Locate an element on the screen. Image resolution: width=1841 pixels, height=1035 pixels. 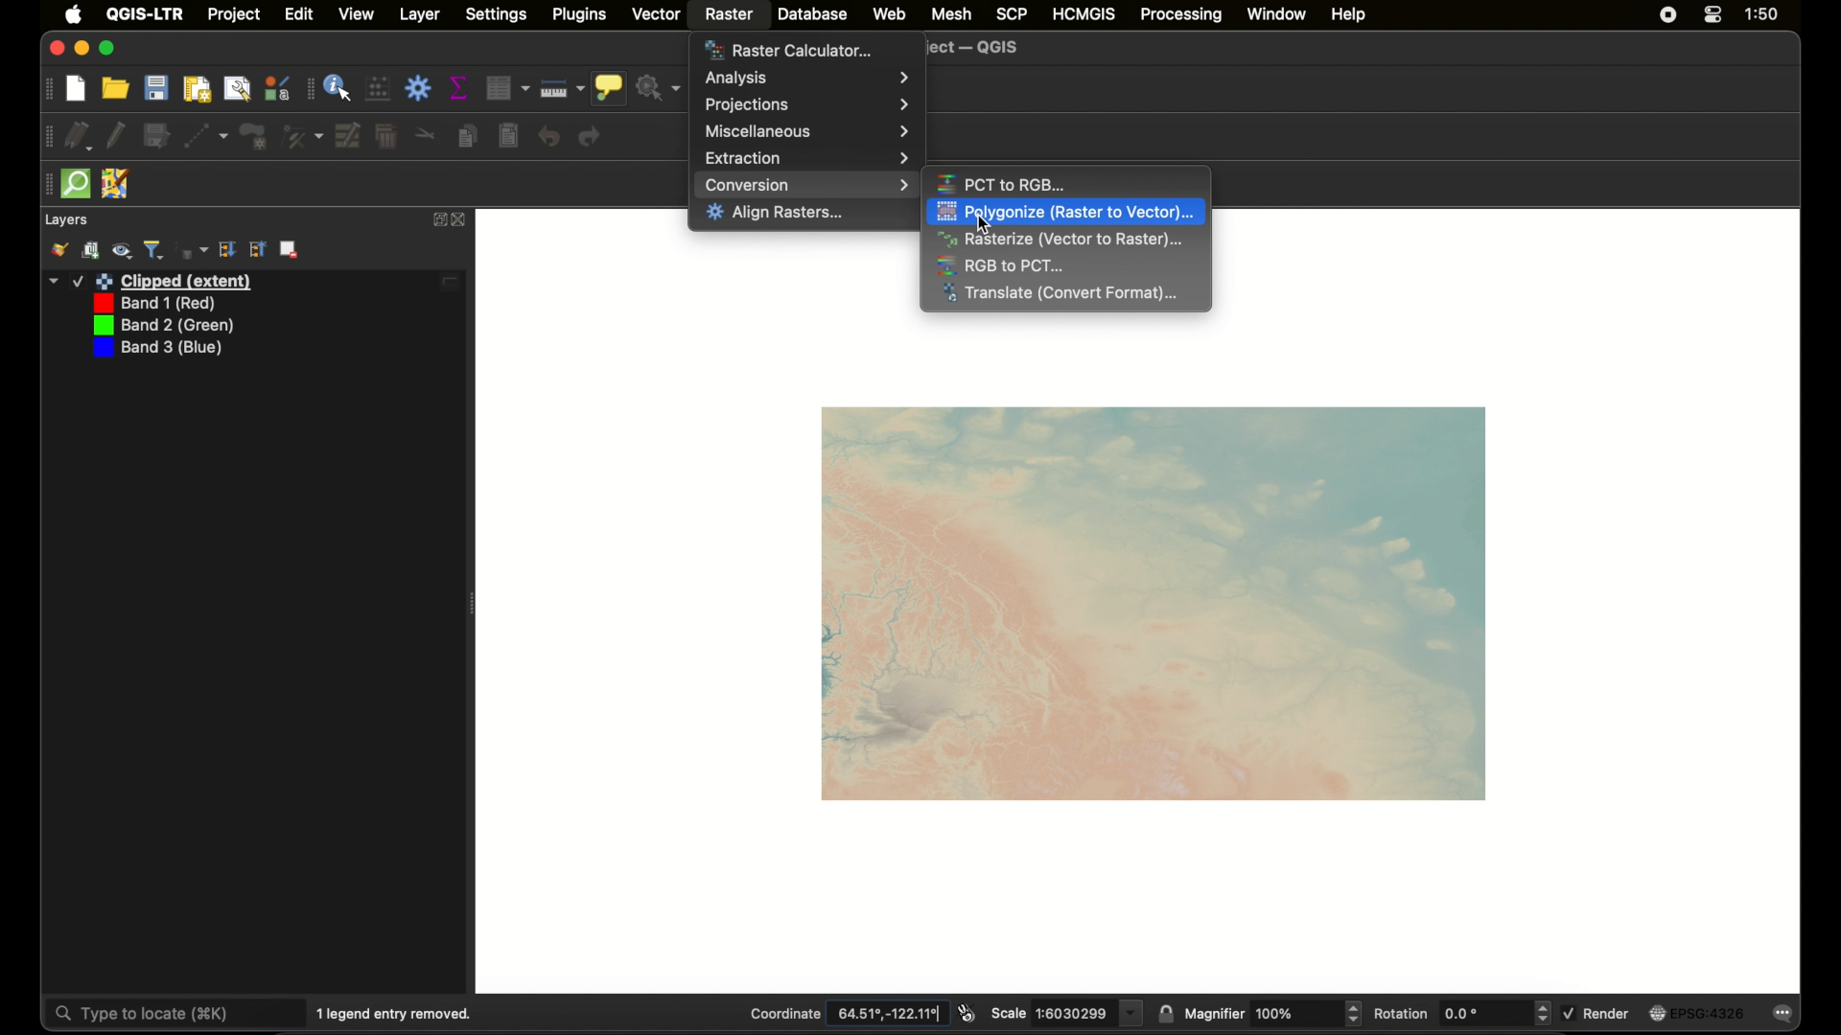
miscellaneous is located at coordinates (808, 131).